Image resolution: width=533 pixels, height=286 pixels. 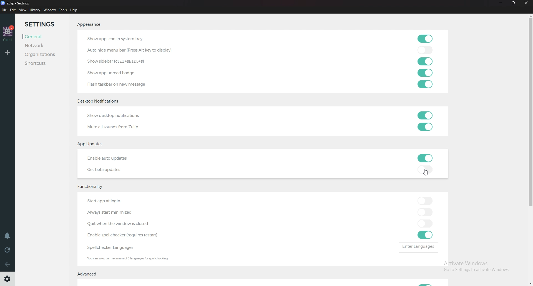 I want to click on autohide menu bar, so click(x=135, y=50).